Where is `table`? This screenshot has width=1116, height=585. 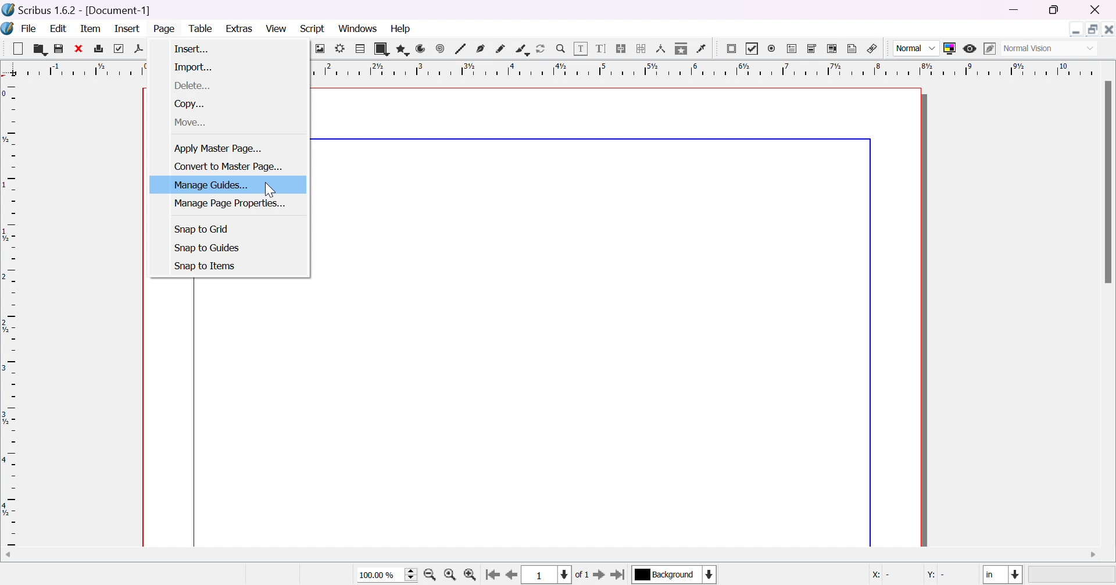
table is located at coordinates (362, 51).